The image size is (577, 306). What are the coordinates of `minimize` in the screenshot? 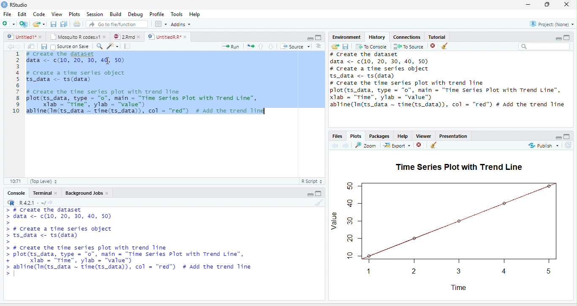 It's located at (528, 5).